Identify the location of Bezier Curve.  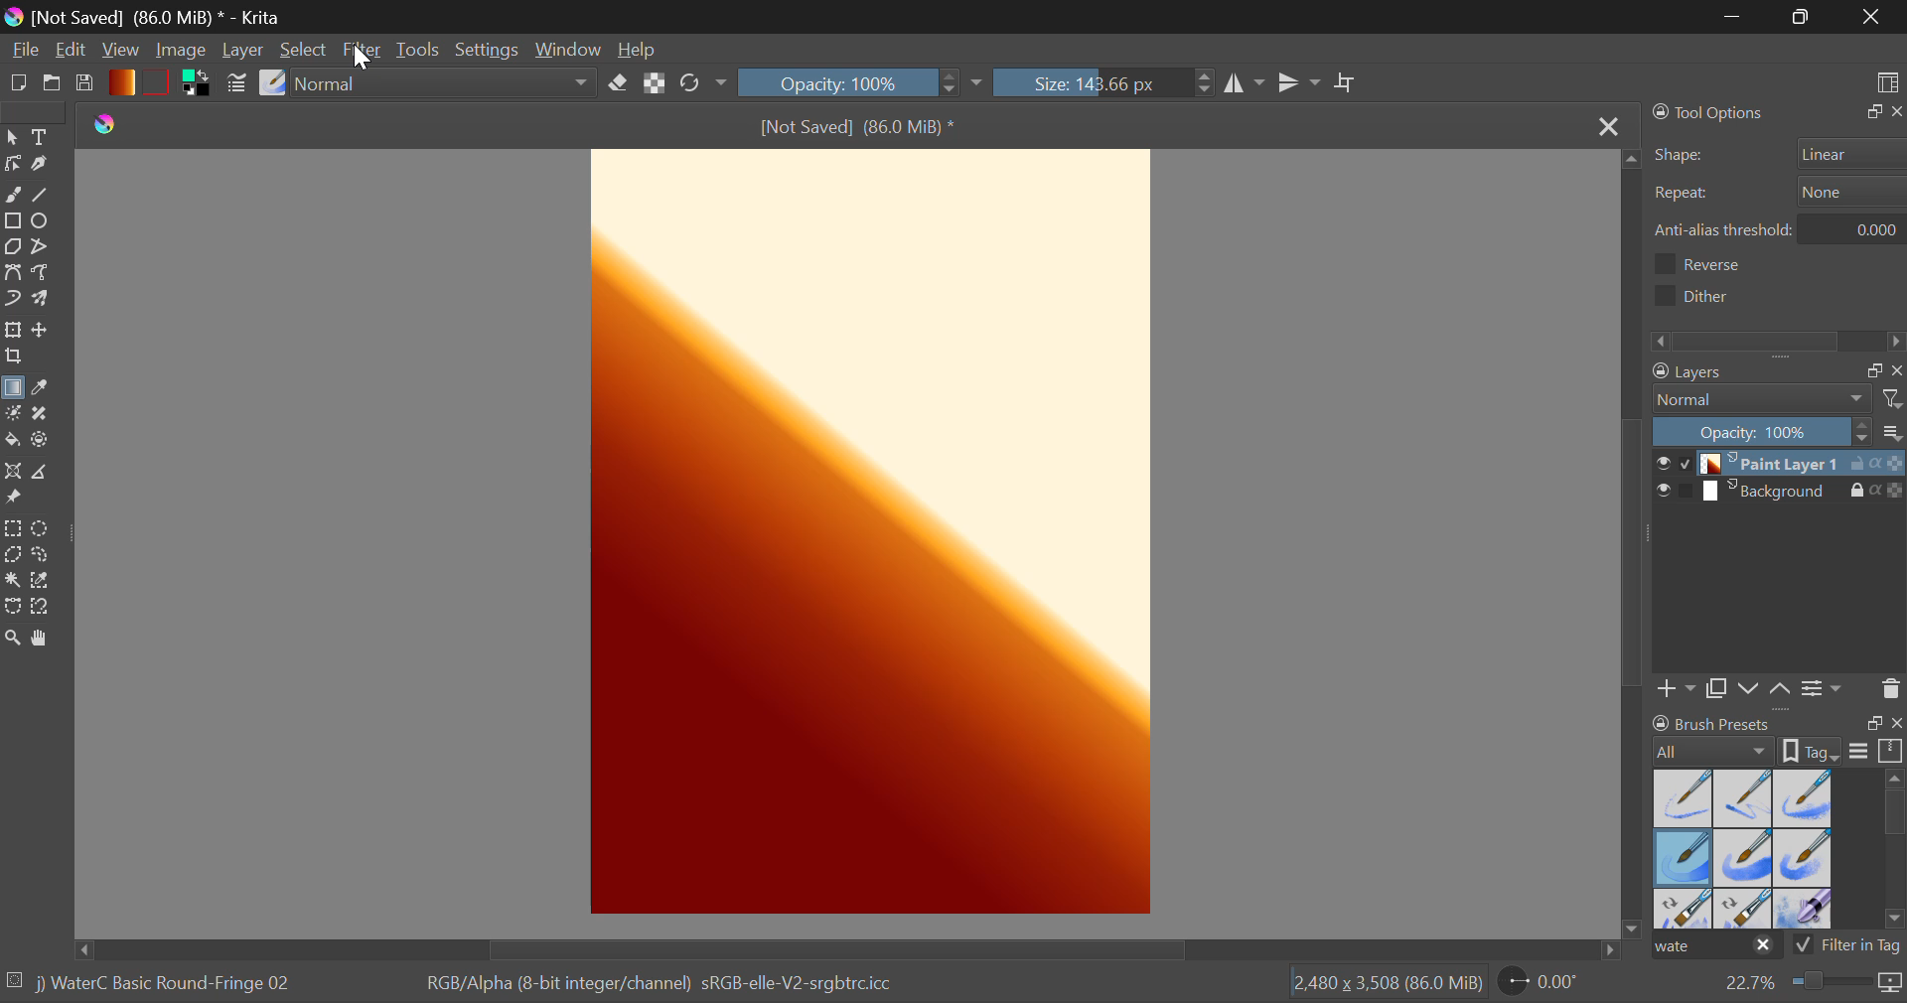
(12, 272).